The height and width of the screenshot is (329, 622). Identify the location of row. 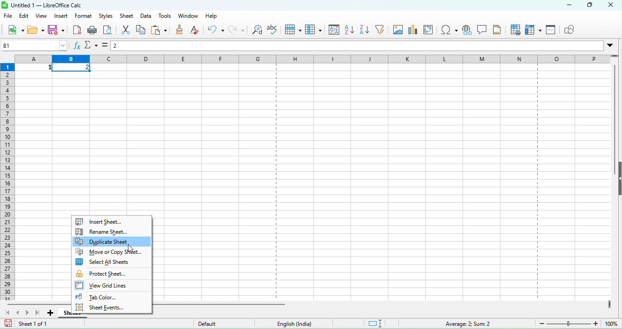
(293, 31).